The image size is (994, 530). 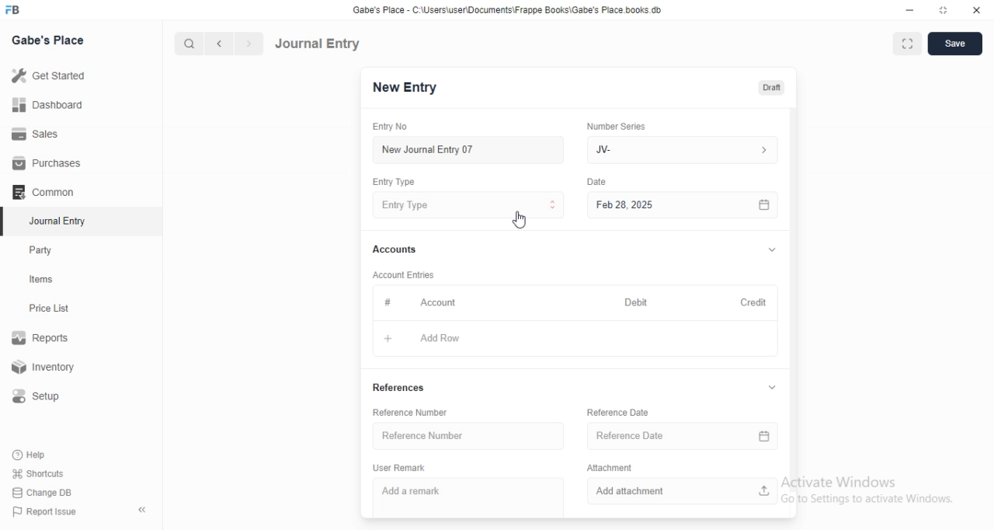 What do you see at coordinates (686, 150) in the screenshot?
I see `JV-` at bounding box center [686, 150].